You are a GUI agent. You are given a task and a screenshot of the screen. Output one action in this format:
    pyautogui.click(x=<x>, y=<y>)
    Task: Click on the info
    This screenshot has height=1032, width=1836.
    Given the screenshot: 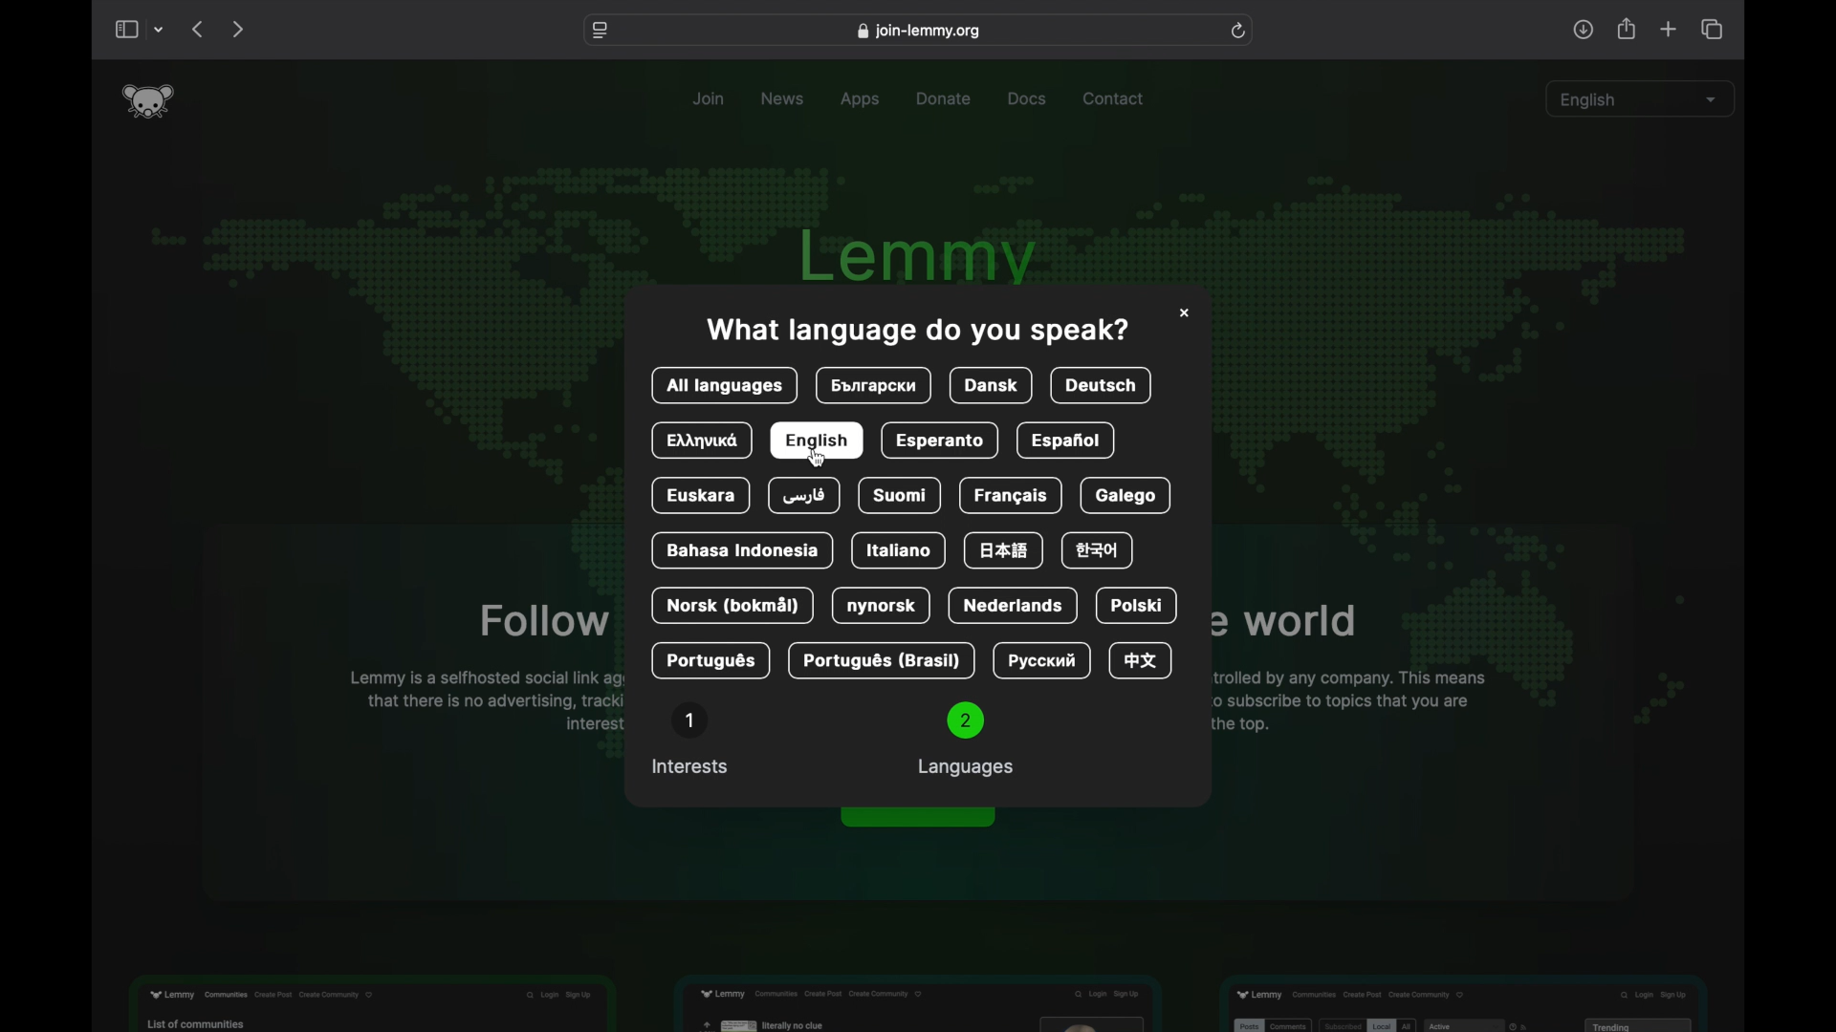 What is the action you would take?
    pyautogui.click(x=911, y=330)
    